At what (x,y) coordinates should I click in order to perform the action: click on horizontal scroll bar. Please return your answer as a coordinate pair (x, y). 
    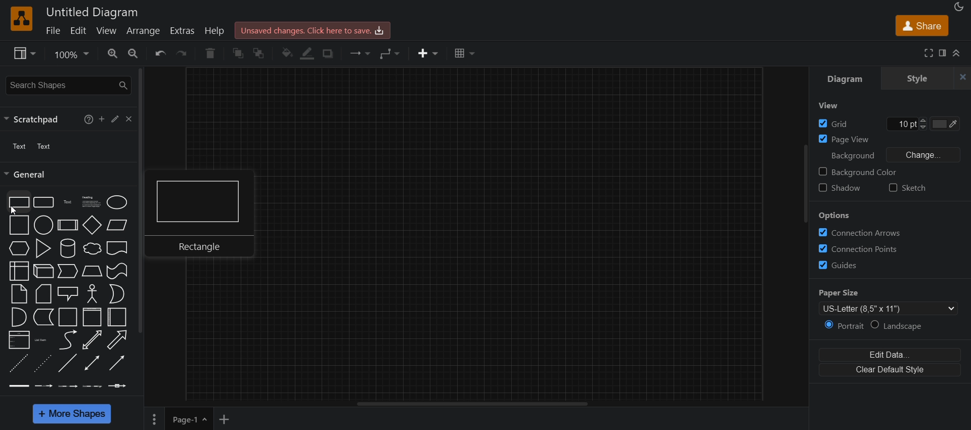
    Looking at the image, I should click on (474, 404).